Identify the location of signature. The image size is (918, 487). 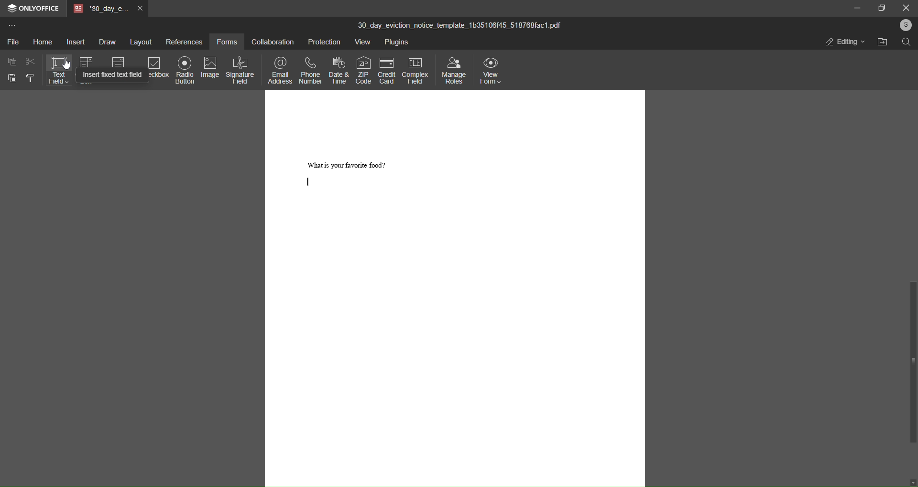
(241, 69).